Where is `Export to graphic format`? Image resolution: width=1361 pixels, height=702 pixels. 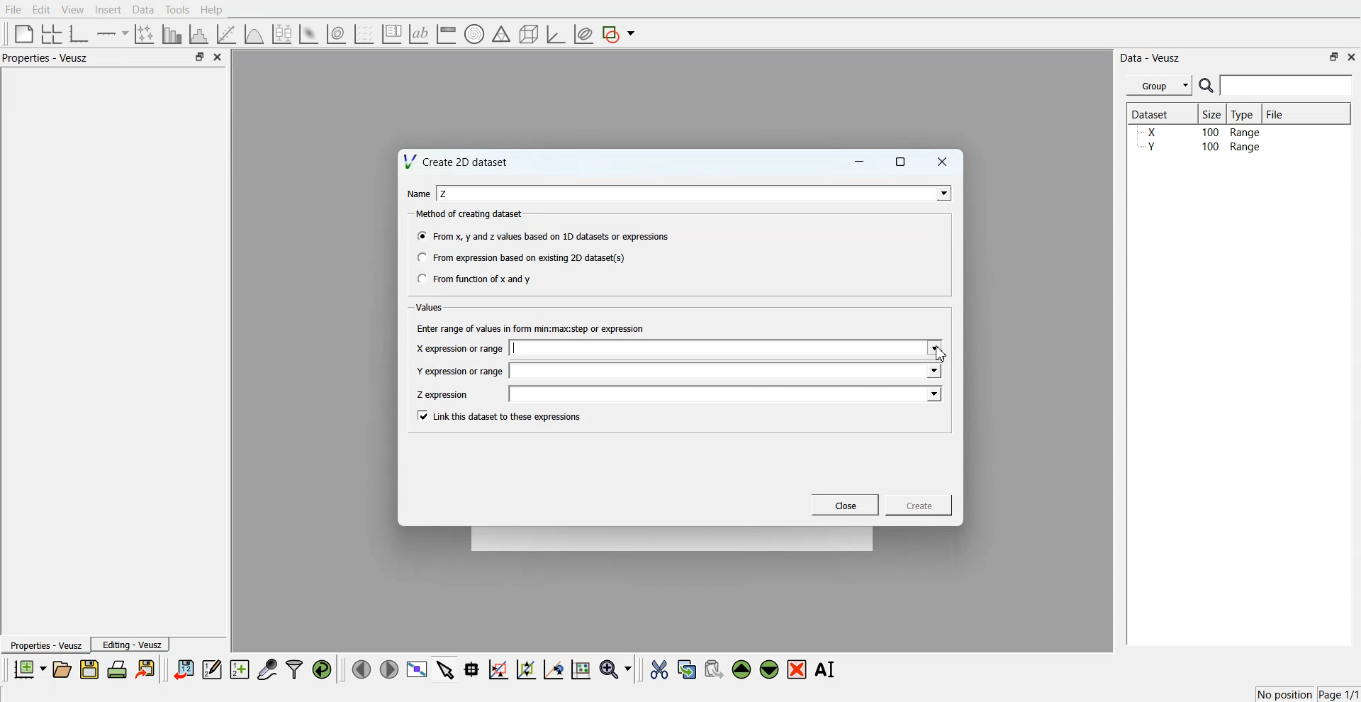 Export to graphic format is located at coordinates (147, 669).